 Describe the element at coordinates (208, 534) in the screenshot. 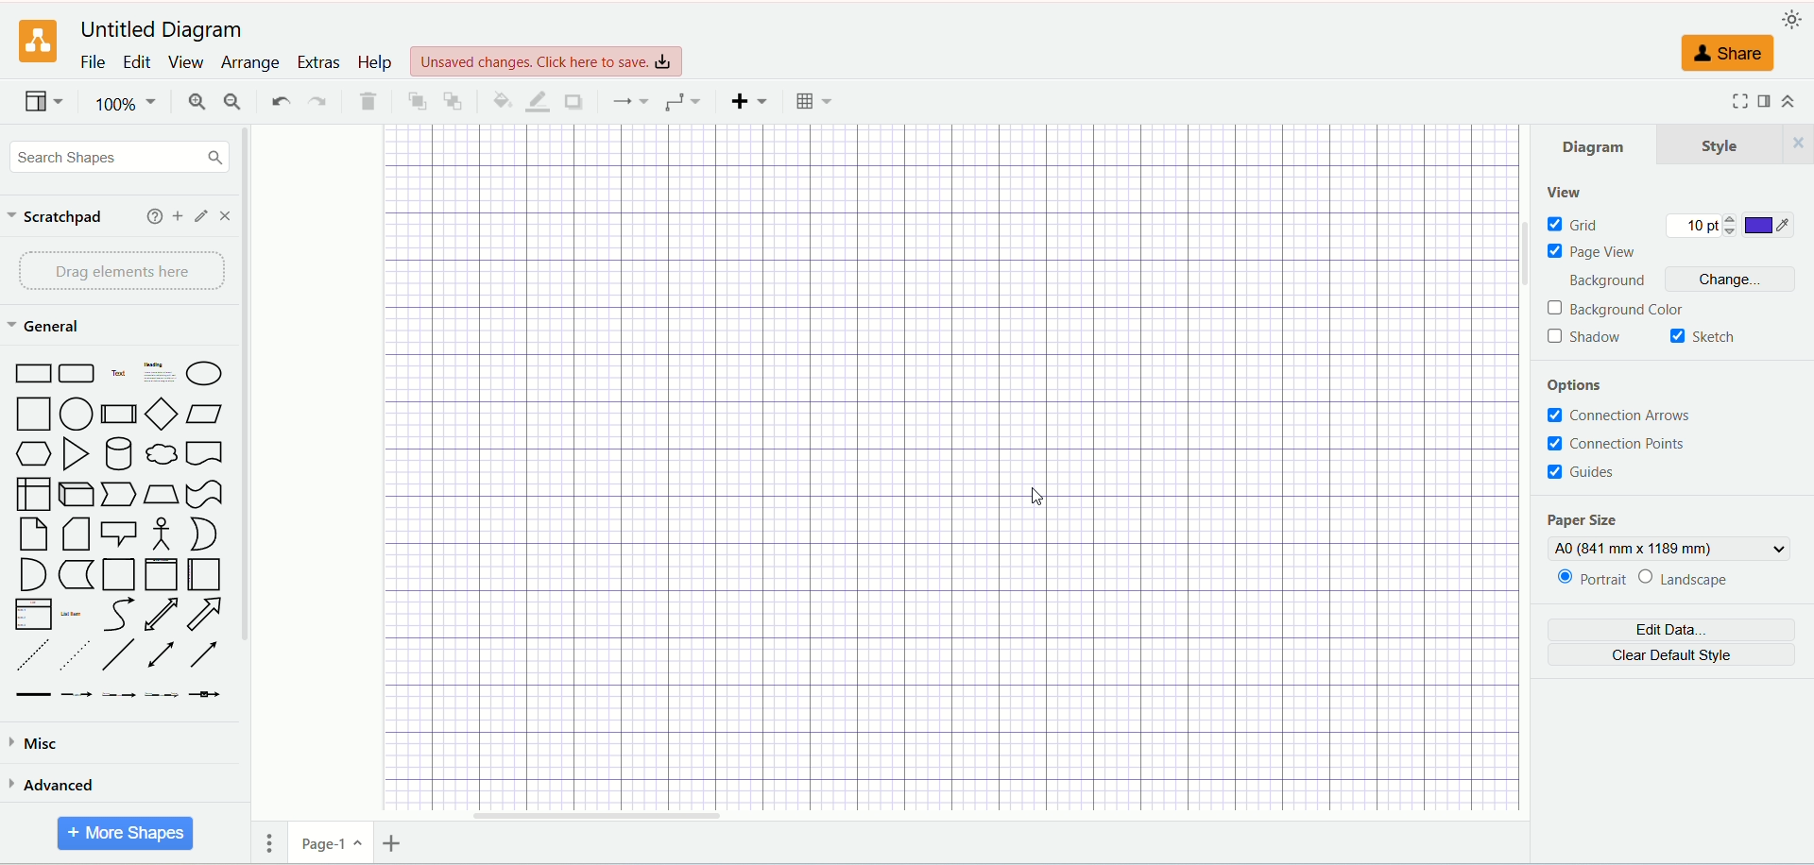

I see `Or` at that location.